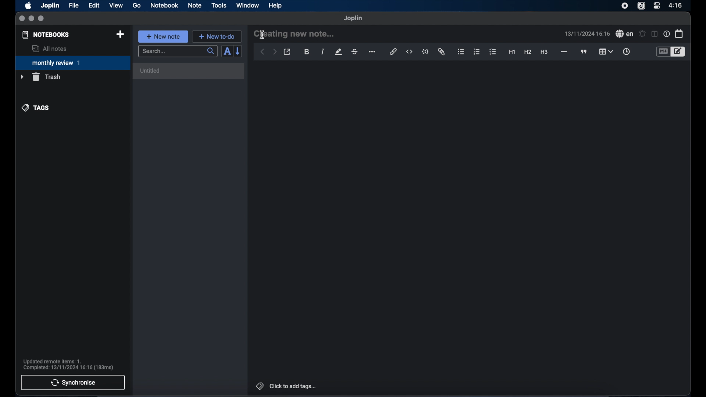 The width and height of the screenshot is (706, 397). I want to click on new notebook, so click(120, 35).